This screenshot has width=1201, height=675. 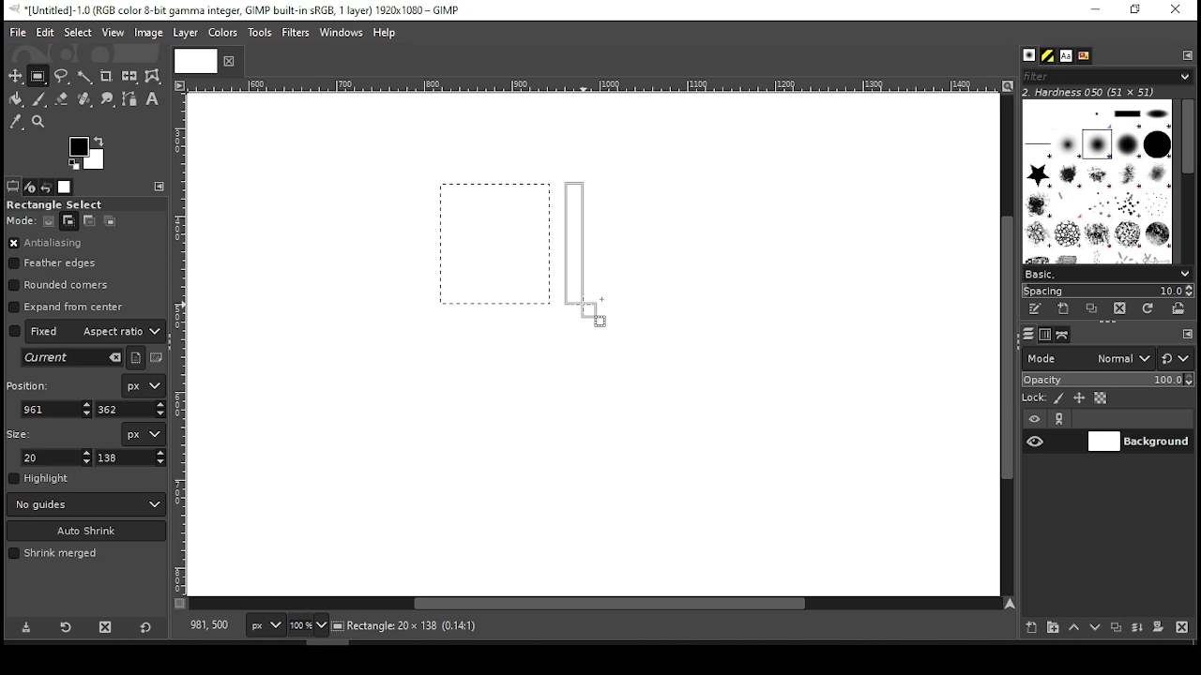 I want to click on crop  tool, so click(x=106, y=77).